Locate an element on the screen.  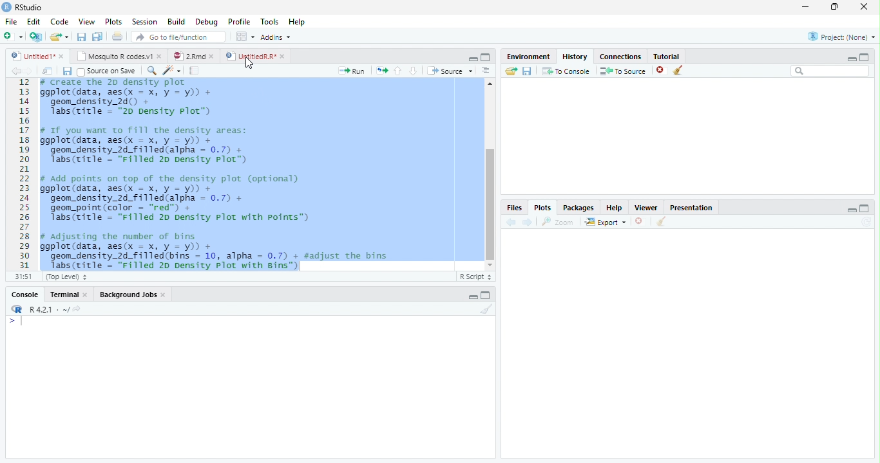
Refresh is located at coordinates (868, 222).